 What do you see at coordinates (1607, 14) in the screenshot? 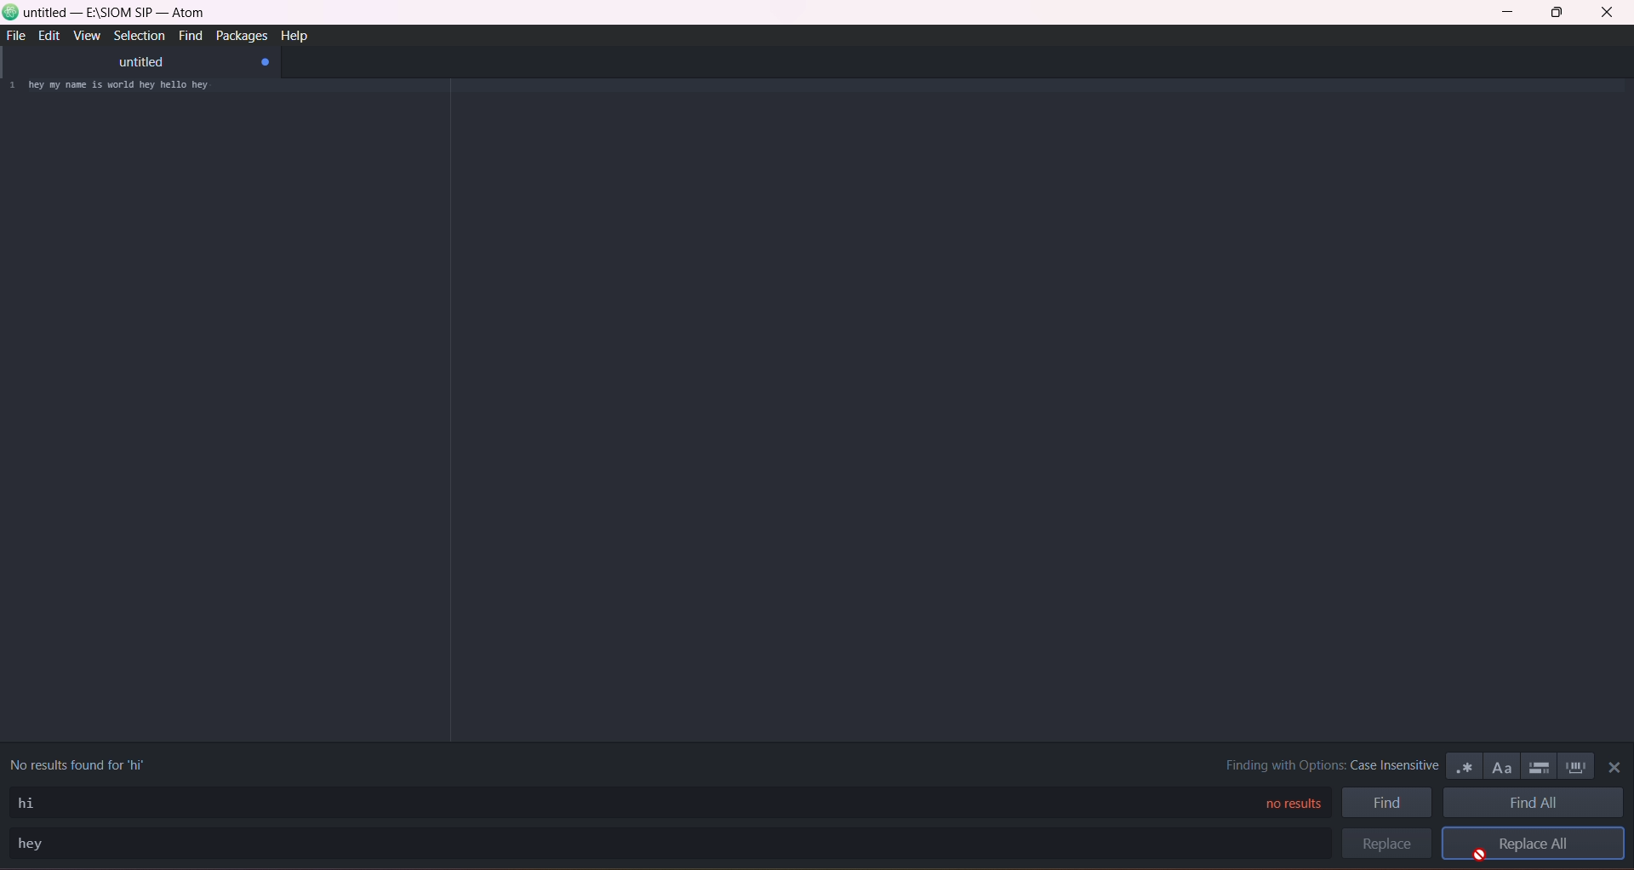
I see `close` at bounding box center [1607, 14].